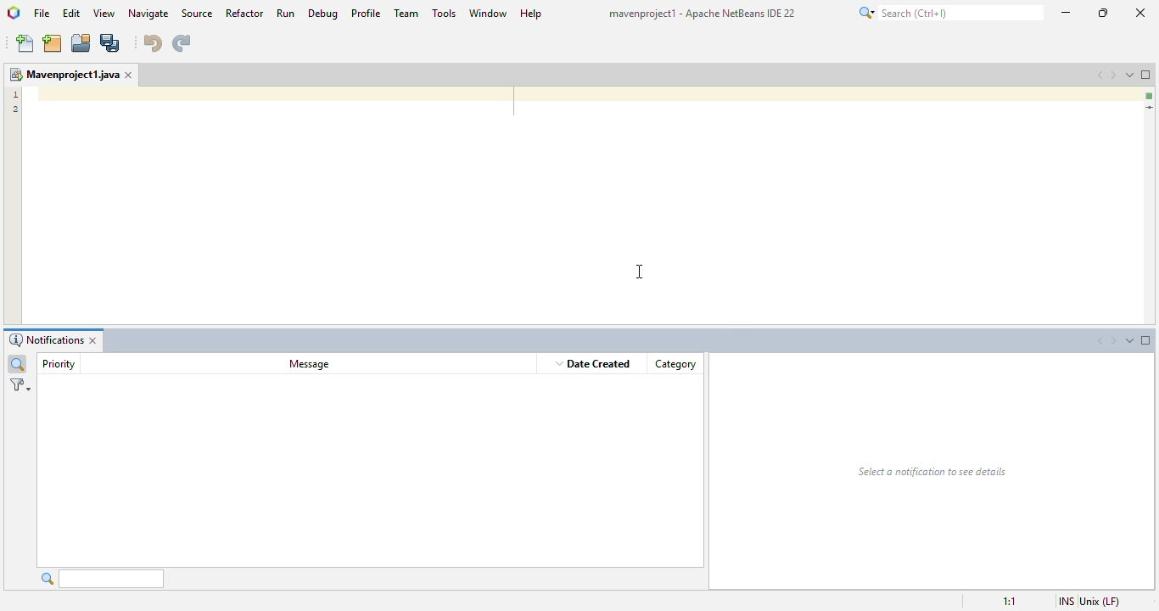 Image resolution: width=1159 pixels, height=611 pixels. What do you see at coordinates (110, 44) in the screenshot?
I see `save all` at bounding box center [110, 44].